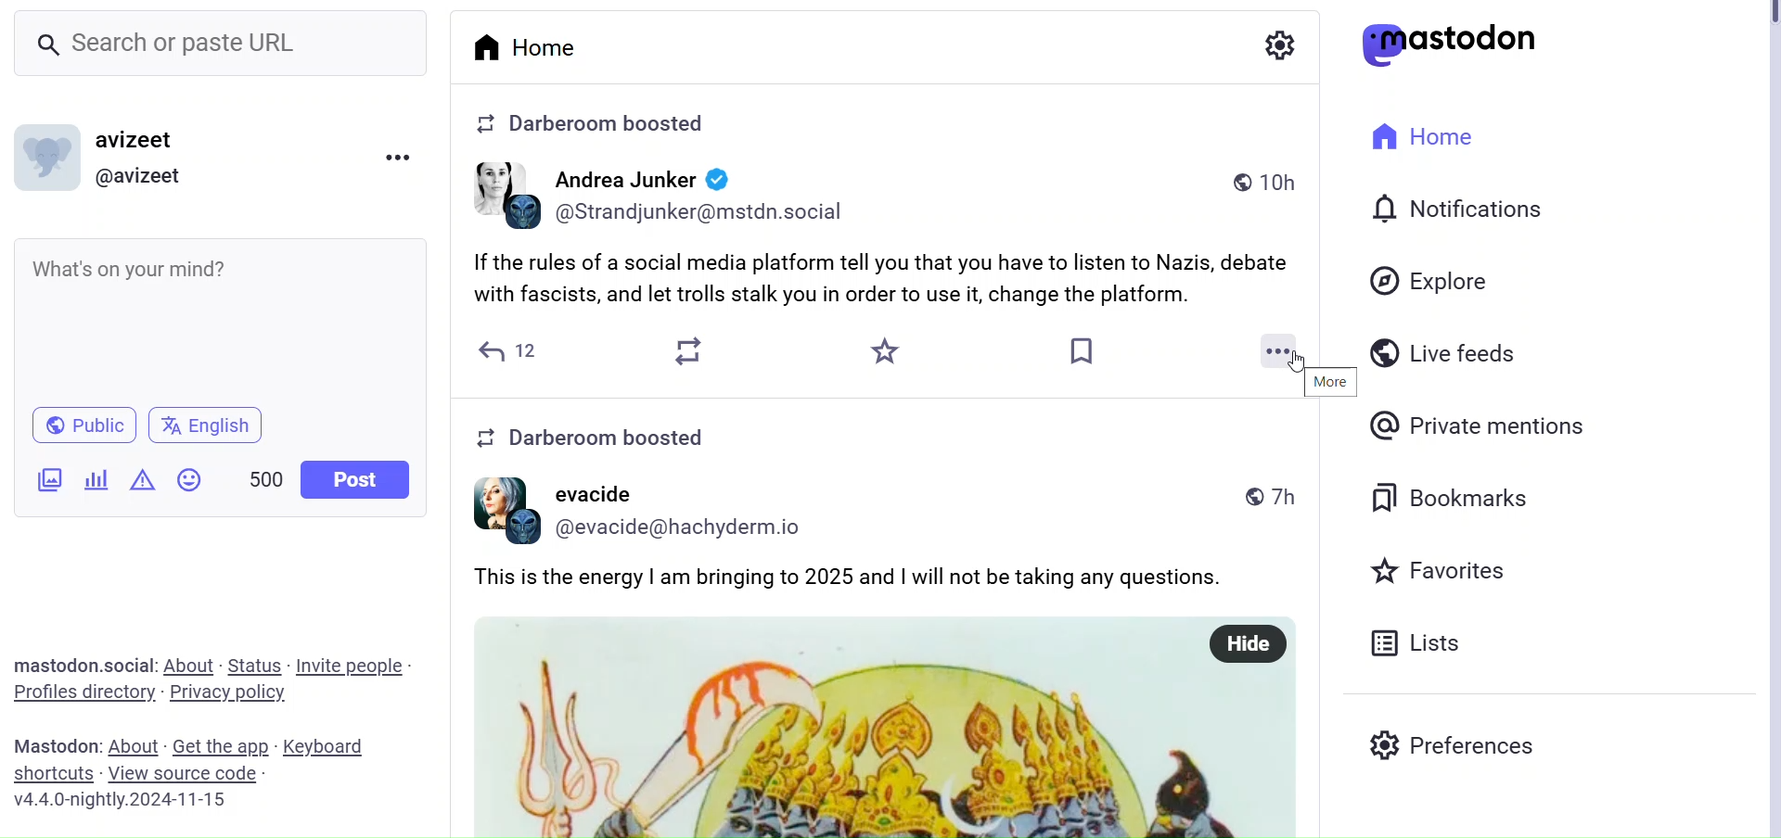 The image size is (1781, 838). Describe the element at coordinates (352, 665) in the screenshot. I see `Invite People` at that location.